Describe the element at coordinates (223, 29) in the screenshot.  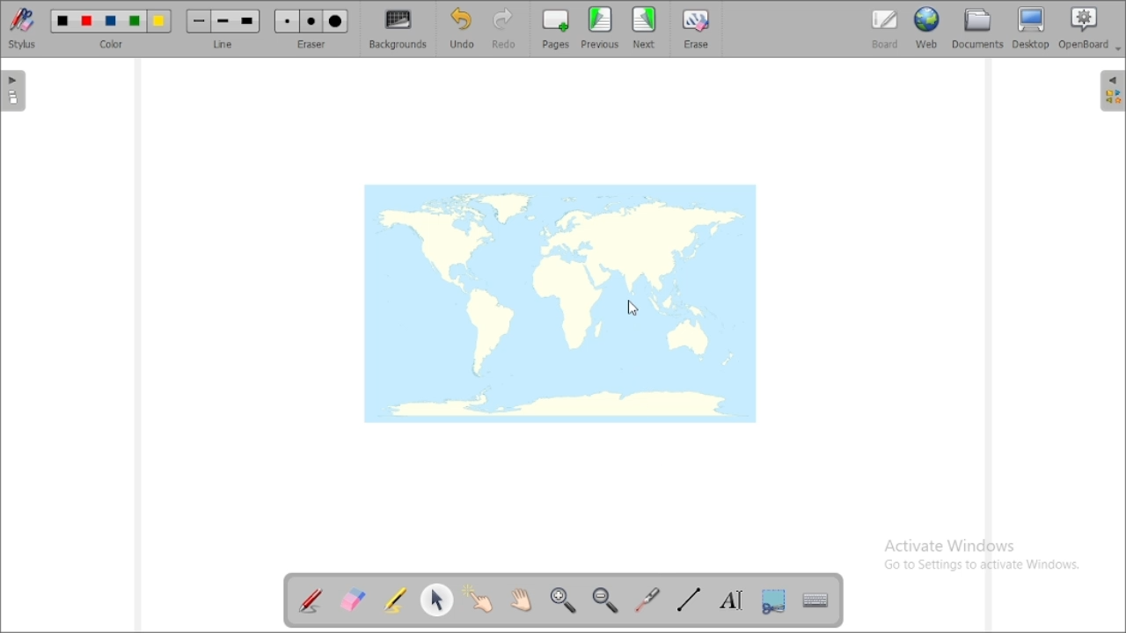
I see `line` at that location.